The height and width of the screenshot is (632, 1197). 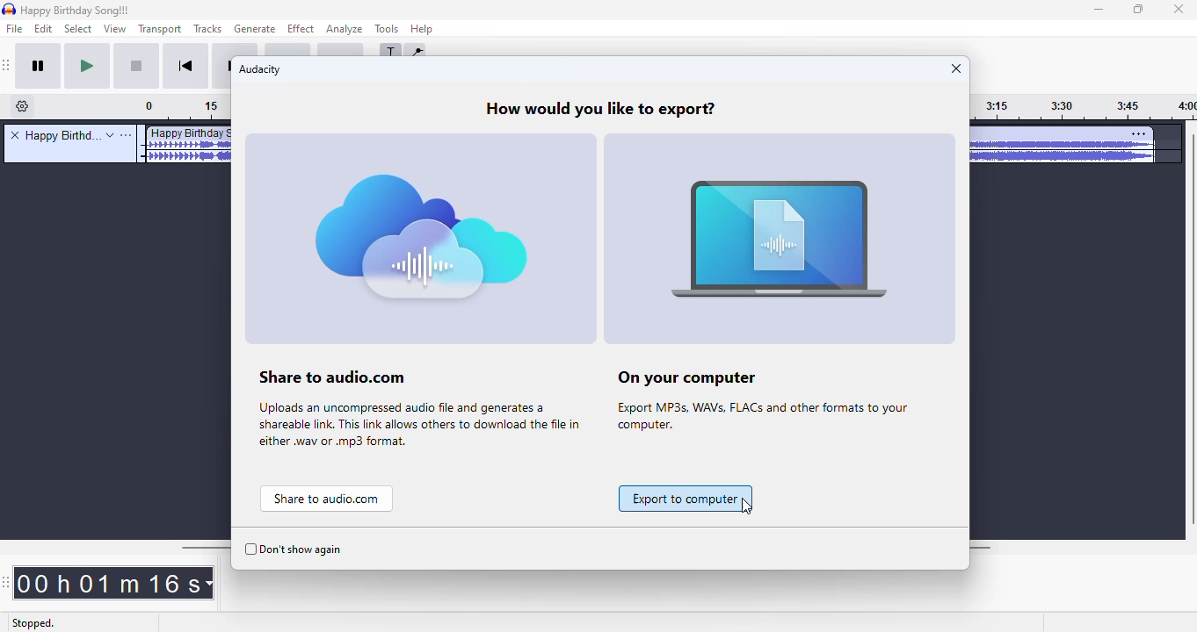 I want to click on don't show again, so click(x=294, y=550).